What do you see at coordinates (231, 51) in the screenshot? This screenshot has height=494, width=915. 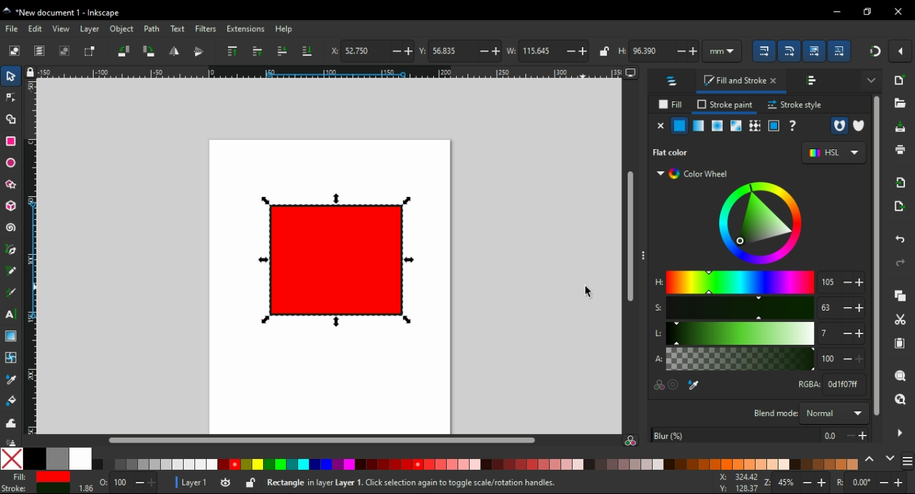 I see `raise to top` at bounding box center [231, 51].